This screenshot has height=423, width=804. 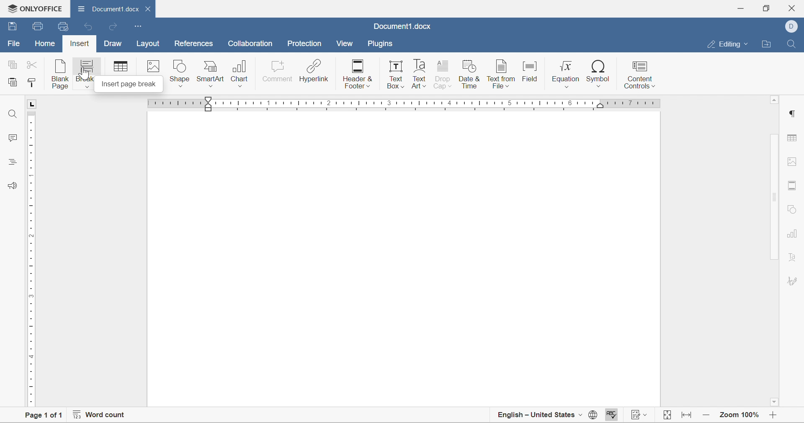 What do you see at coordinates (471, 75) in the screenshot?
I see `Date & Time` at bounding box center [471, 75].